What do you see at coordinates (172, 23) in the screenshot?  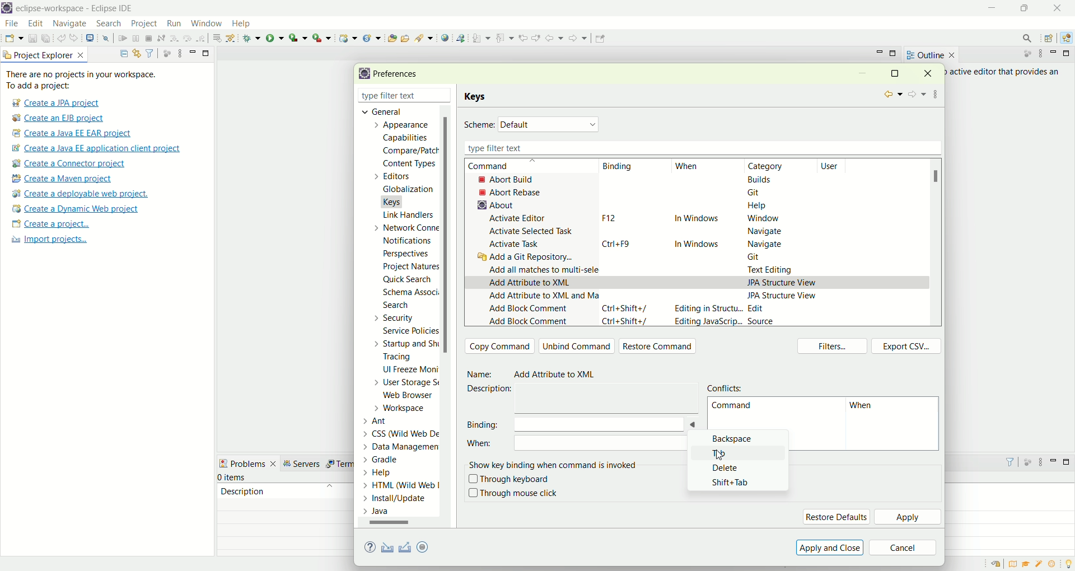 I see `run` at bounding box center [172, 23].